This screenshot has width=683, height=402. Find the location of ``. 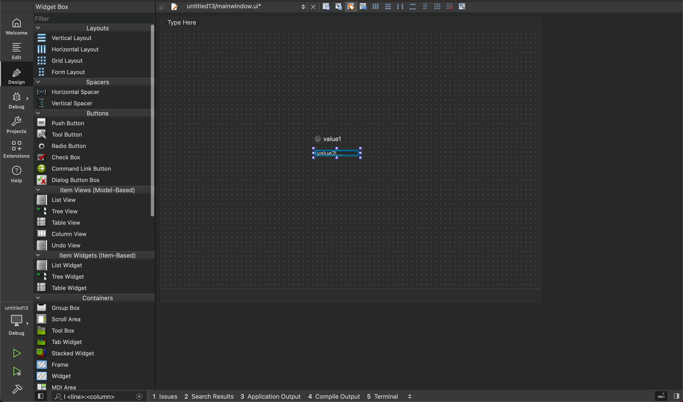

 is located at coordinates (93, 73).